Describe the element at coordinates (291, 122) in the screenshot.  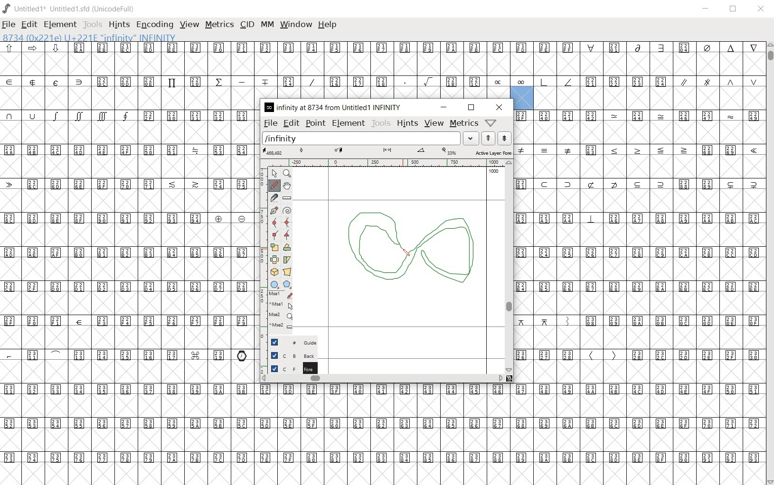
I see `edit` at that location.